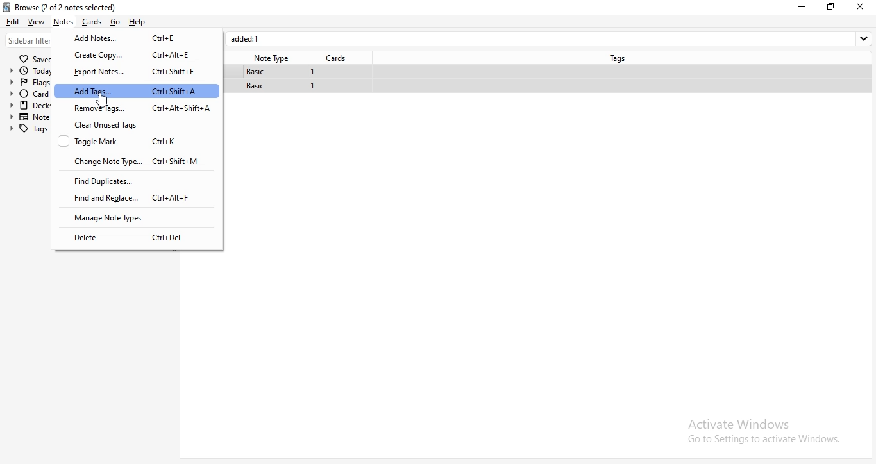 The width and height of the screenshot is (876, 464). What do you see at coordinates (133, 200) in the screenshot?
I see `find and replace` at bounding box center [133, 200].